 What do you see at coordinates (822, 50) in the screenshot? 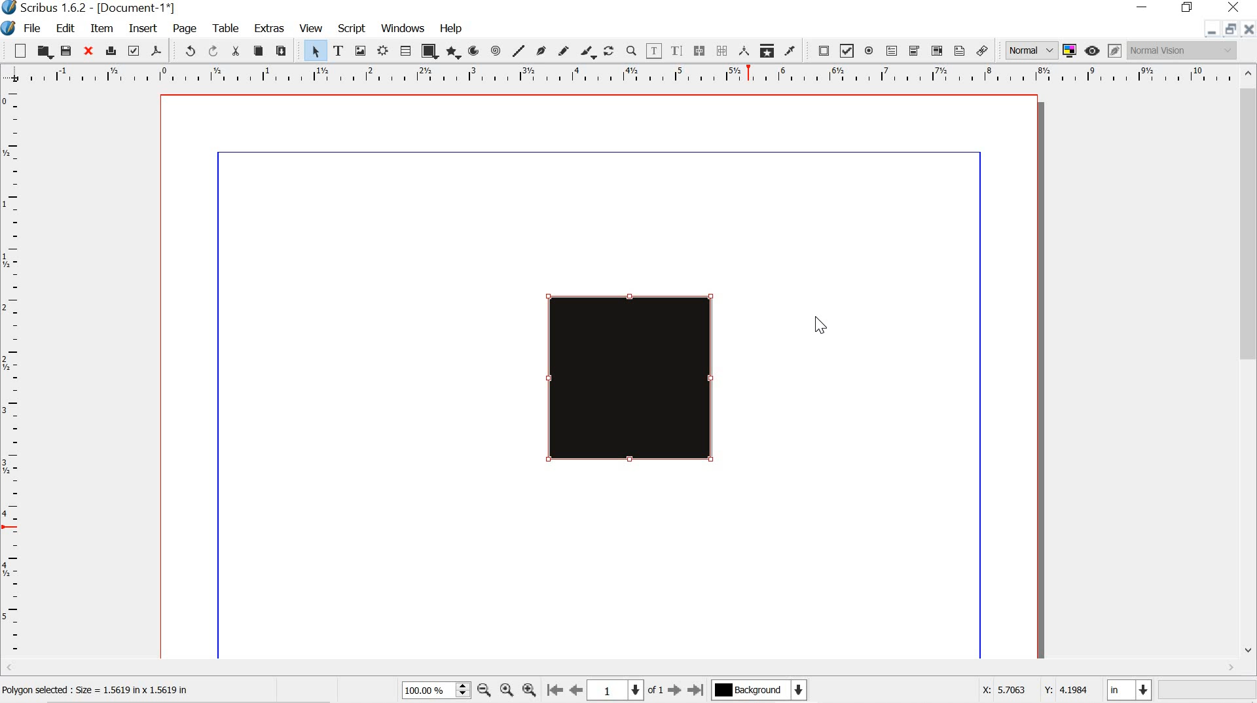
I see `pdf push button` at bounding box center [822, 50].